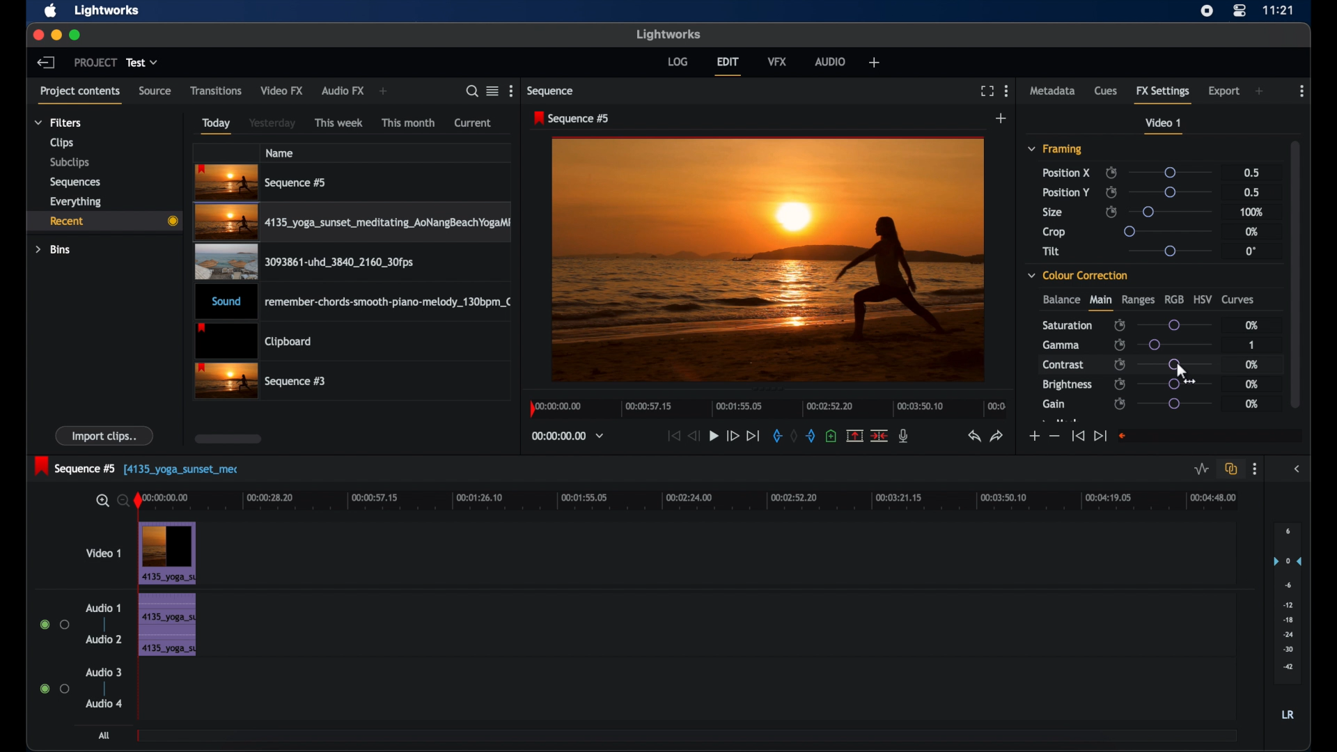  I want to click on audio clip, so click(166, 626).